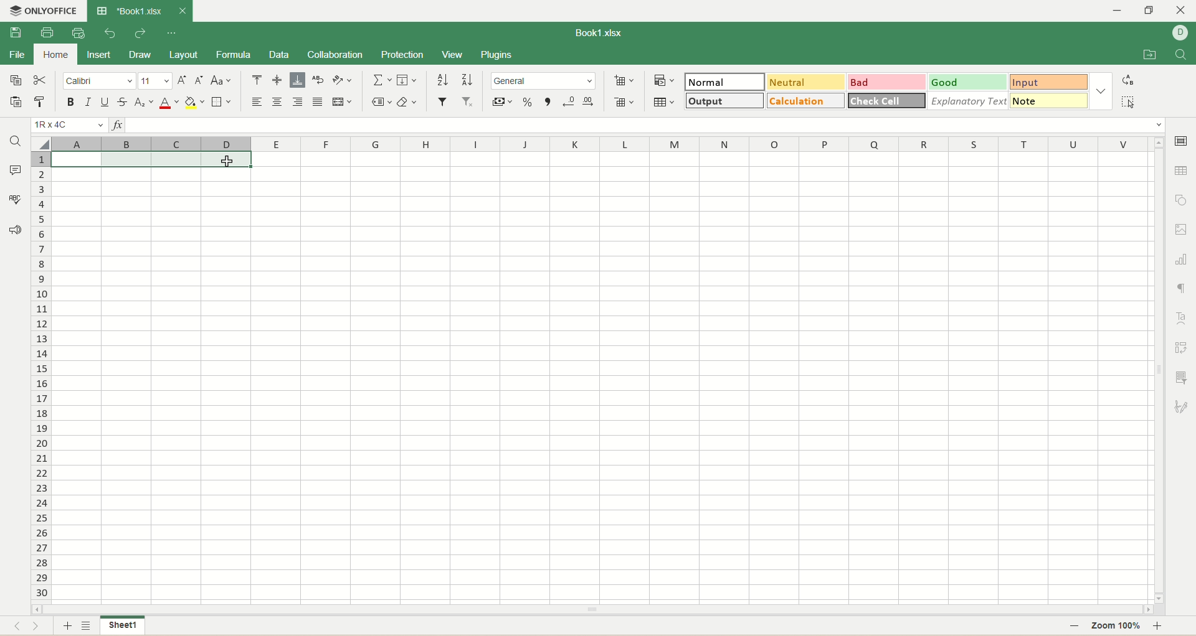 This screenshot has width=1196, height=636. Describe the element at coordinates (407, 101) in the screenshot. I see `clear` at that location.